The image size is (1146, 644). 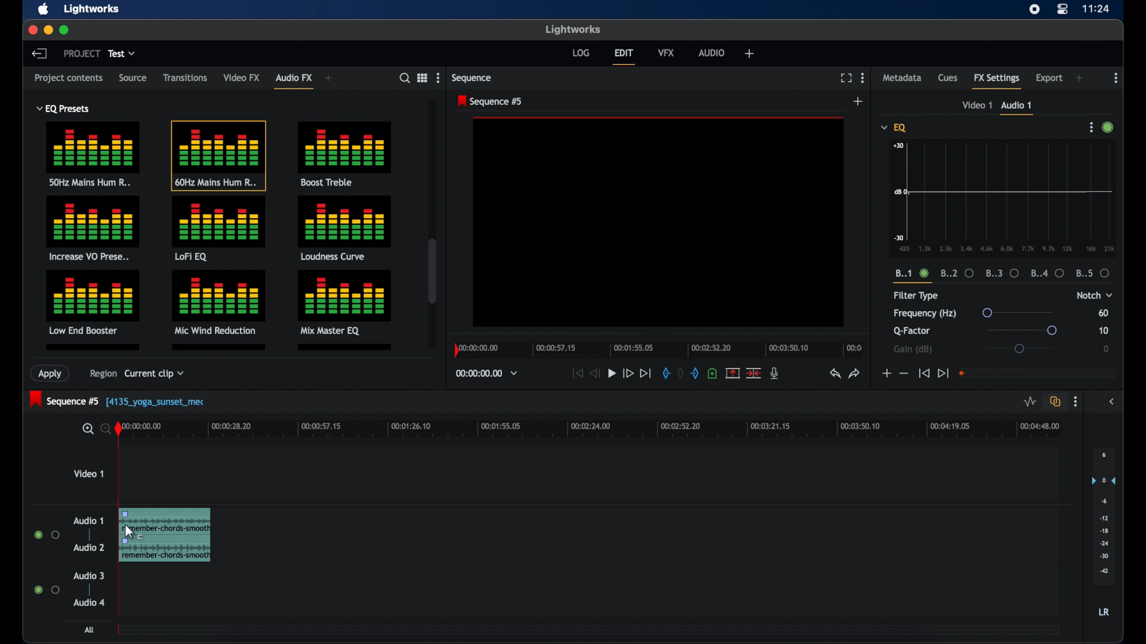 What do you see at coordinates (624, 57) in the screenshot?
I see `edit` at bounding box center [624, 57].